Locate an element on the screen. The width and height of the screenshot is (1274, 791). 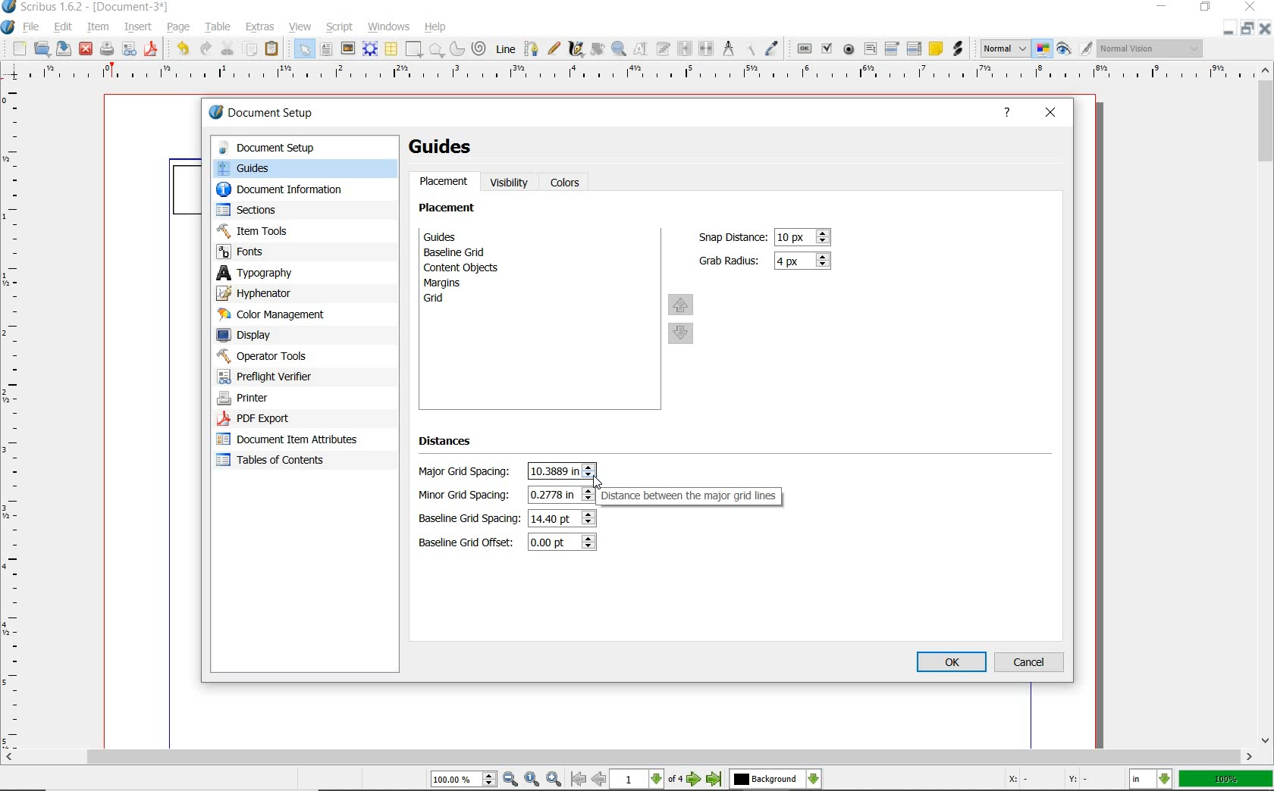
Minor Grid Spacing: is located at coordinates (469, 496).